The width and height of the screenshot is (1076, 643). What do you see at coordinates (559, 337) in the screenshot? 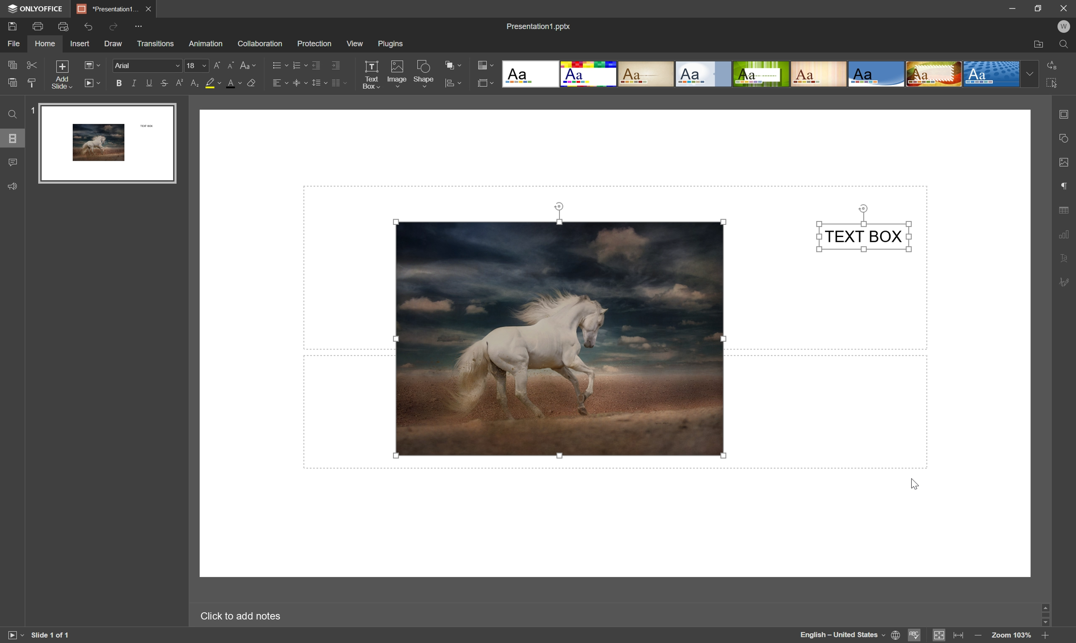
I see `image` at bounding box center [559, 337].